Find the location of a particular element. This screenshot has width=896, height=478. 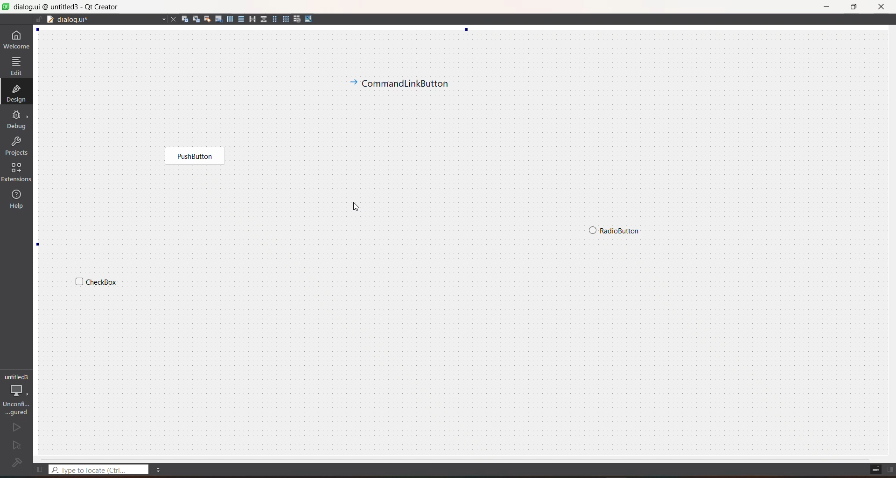

design is located at coordinates (16, 93).